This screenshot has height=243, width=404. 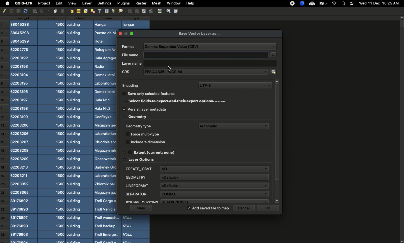 What do you see at coordinates (107, 11) in the screenshot?
I see `Align Top` at bounding box center [107, 11].